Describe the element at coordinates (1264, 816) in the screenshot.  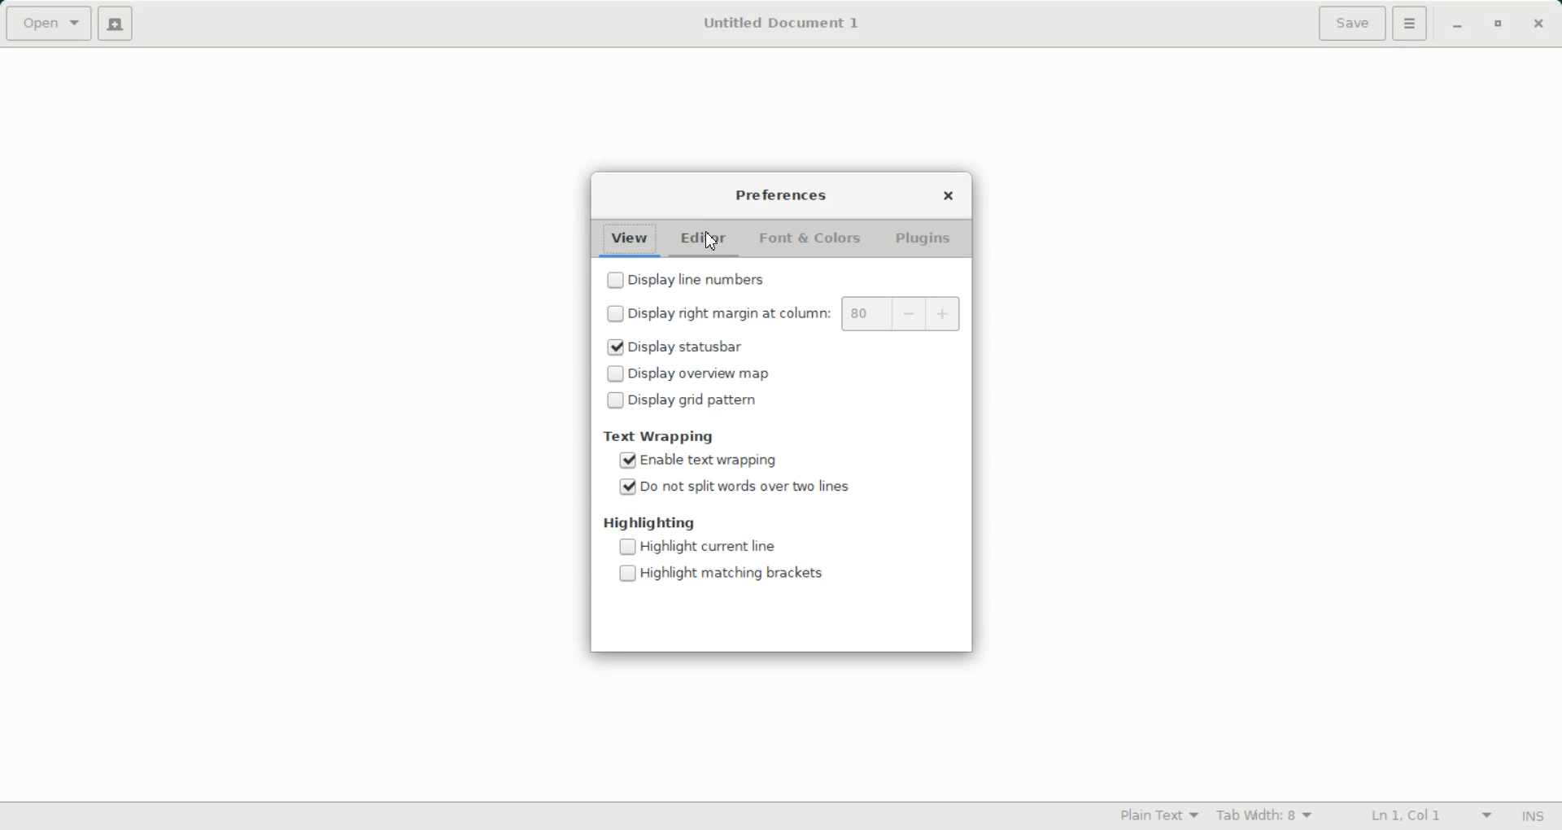
I see `Tab Width` at that location.